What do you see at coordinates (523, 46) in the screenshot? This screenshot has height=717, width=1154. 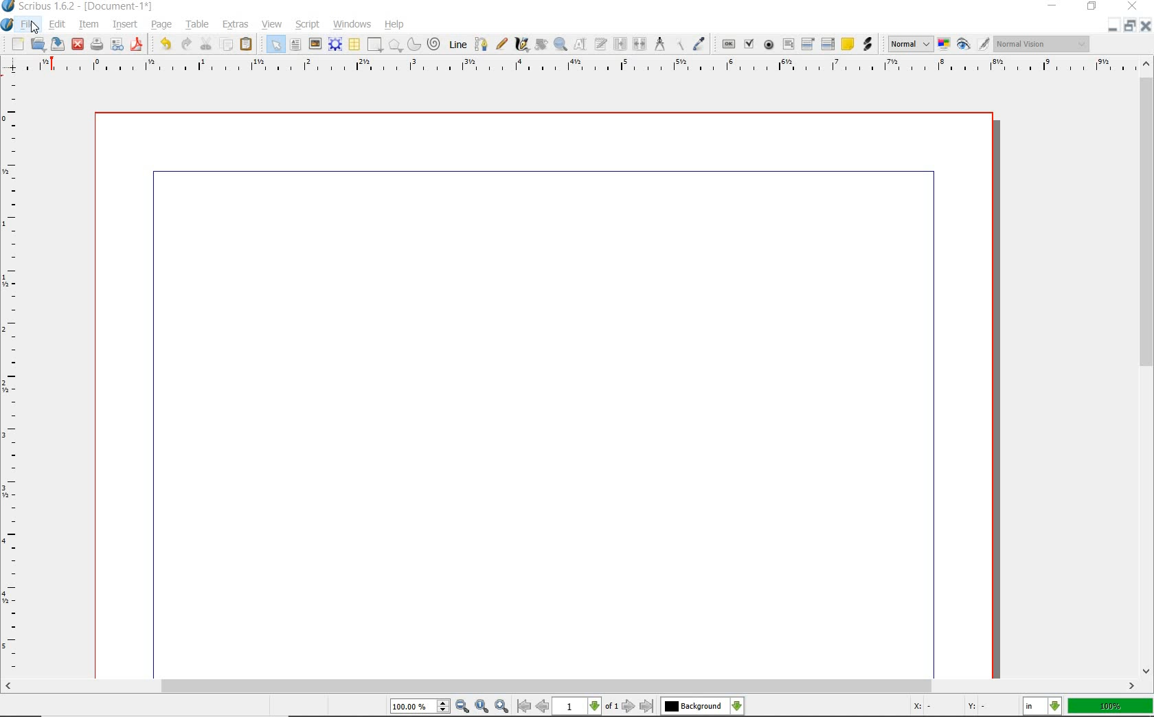 I see `calligraphic line` at bounding box center [523, 46].